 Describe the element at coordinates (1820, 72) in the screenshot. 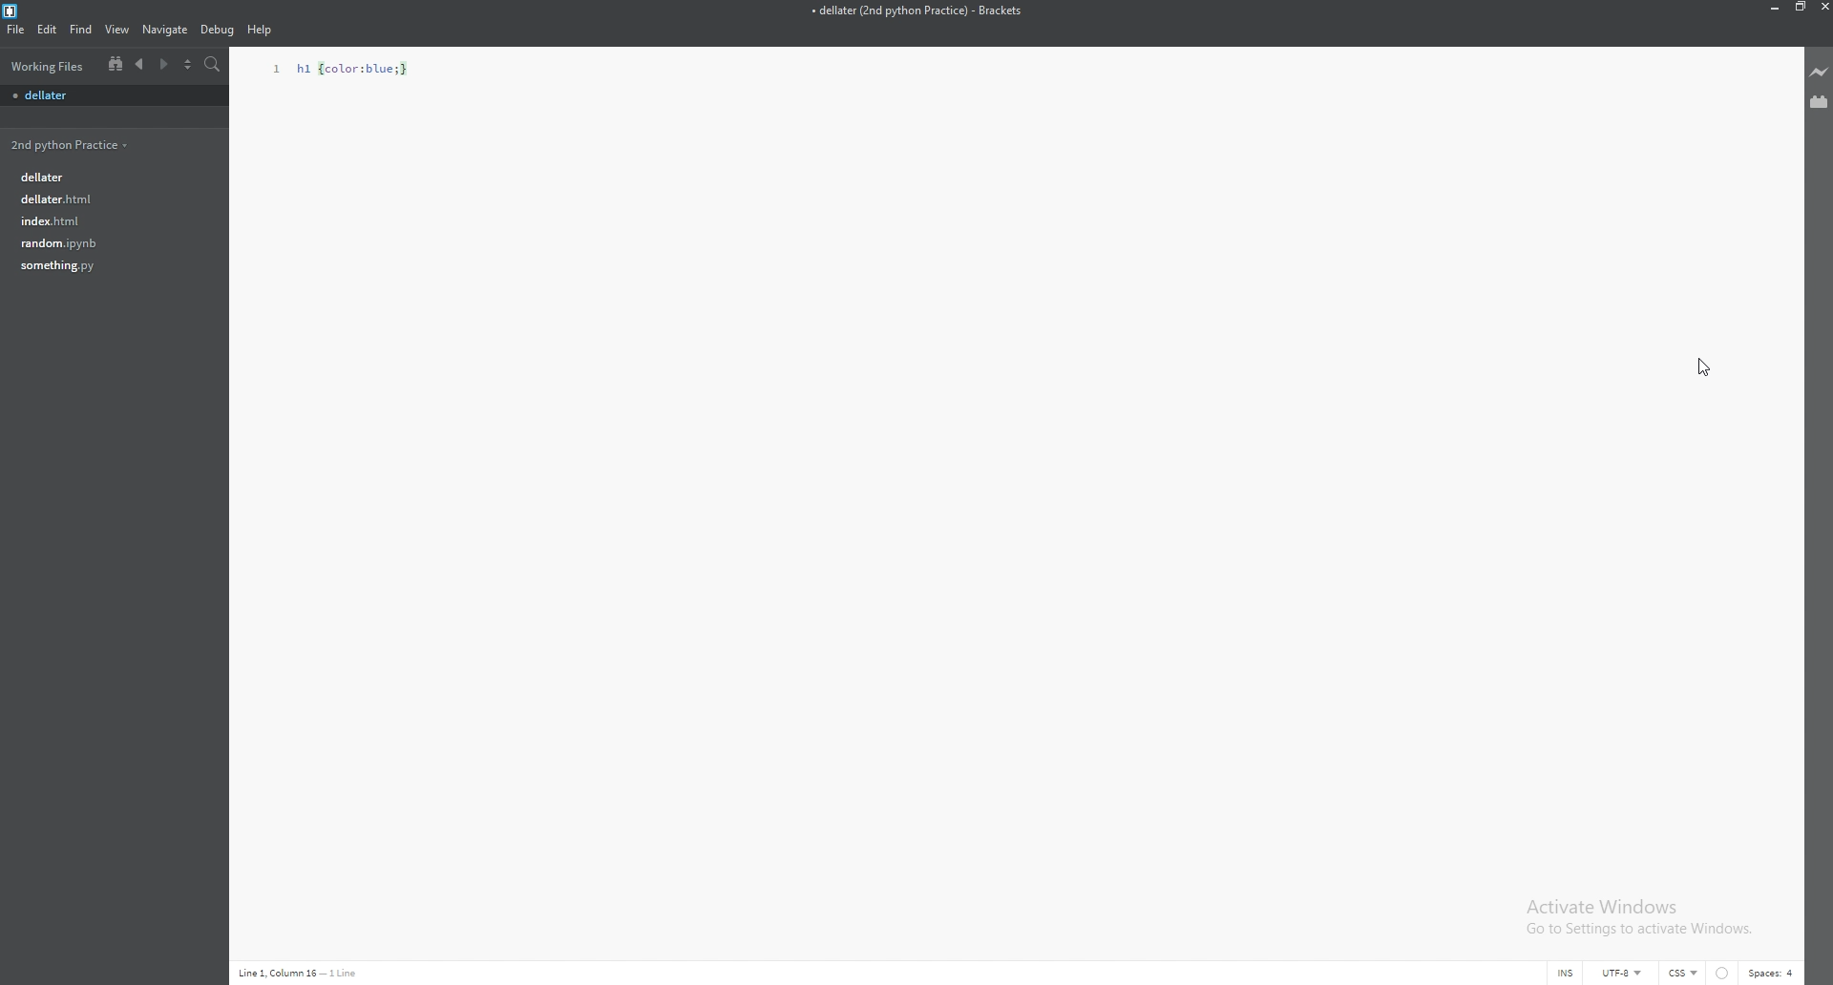

I see `live preview` at that location.